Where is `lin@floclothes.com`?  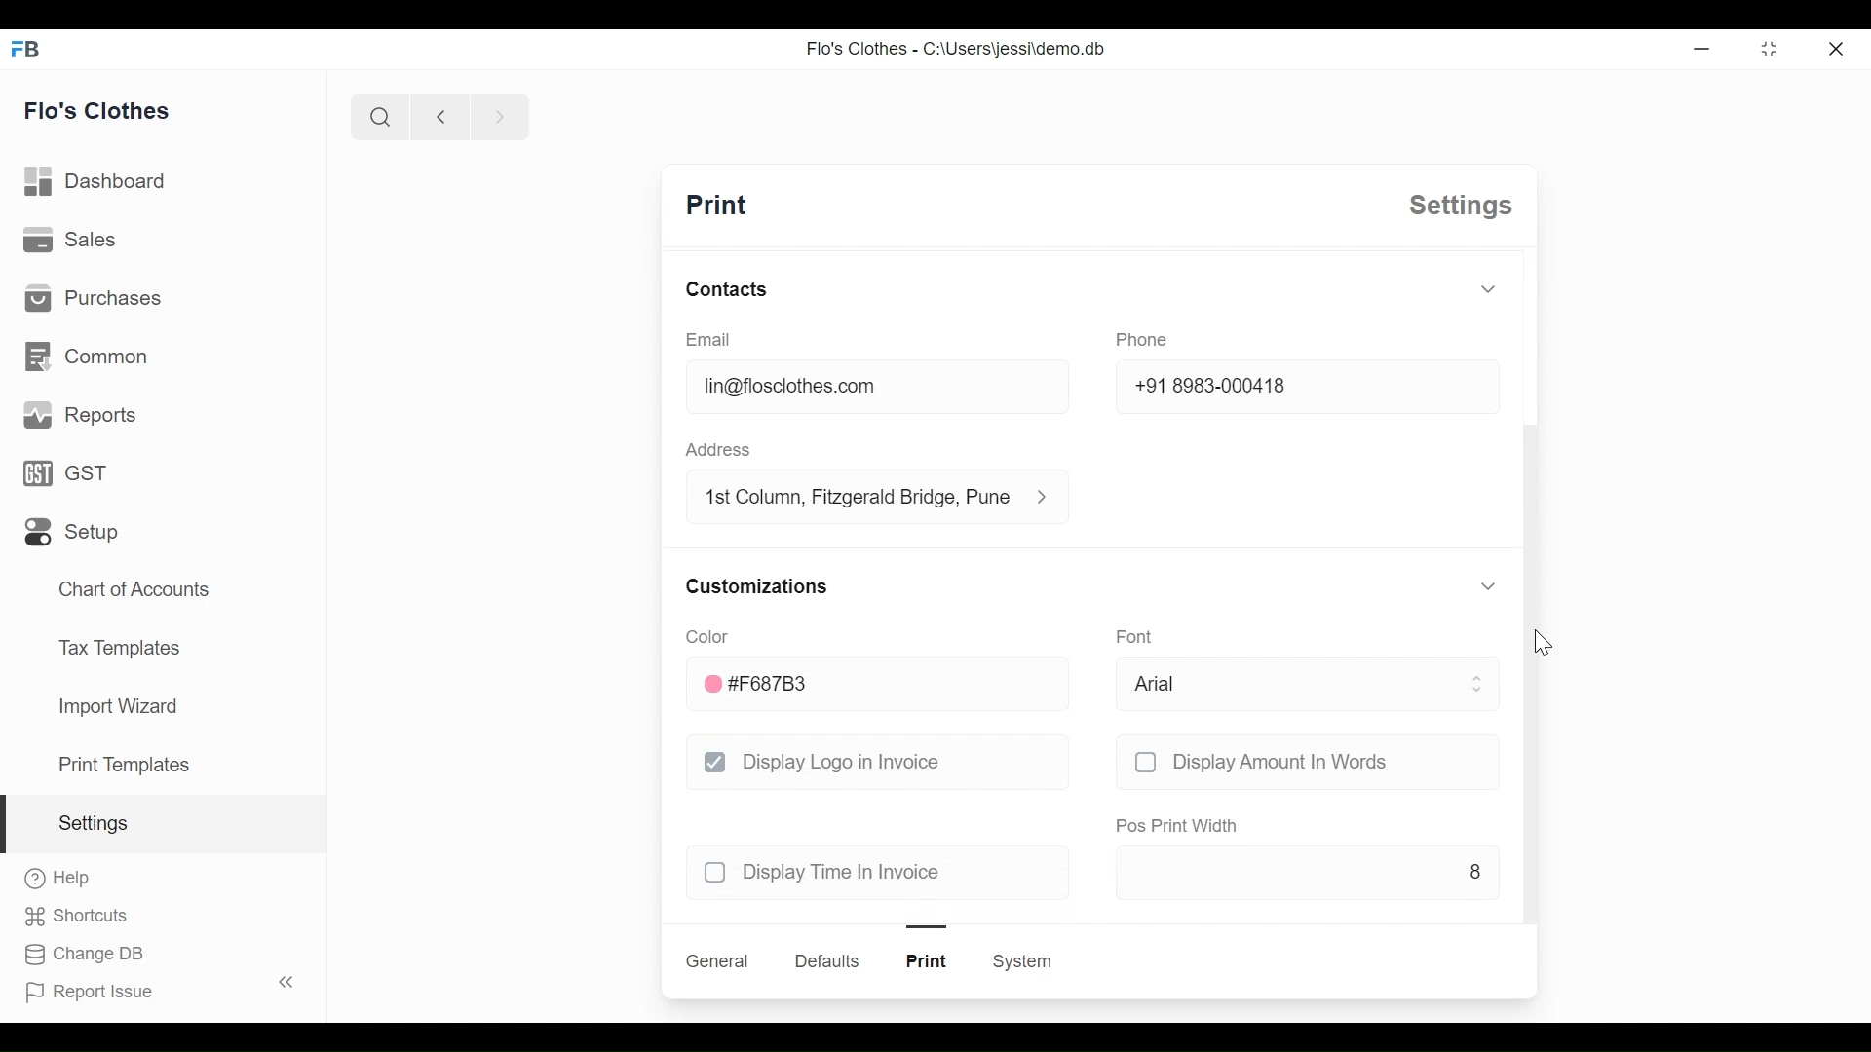 lin@floclothes.com is located at coordinates (879, 386).